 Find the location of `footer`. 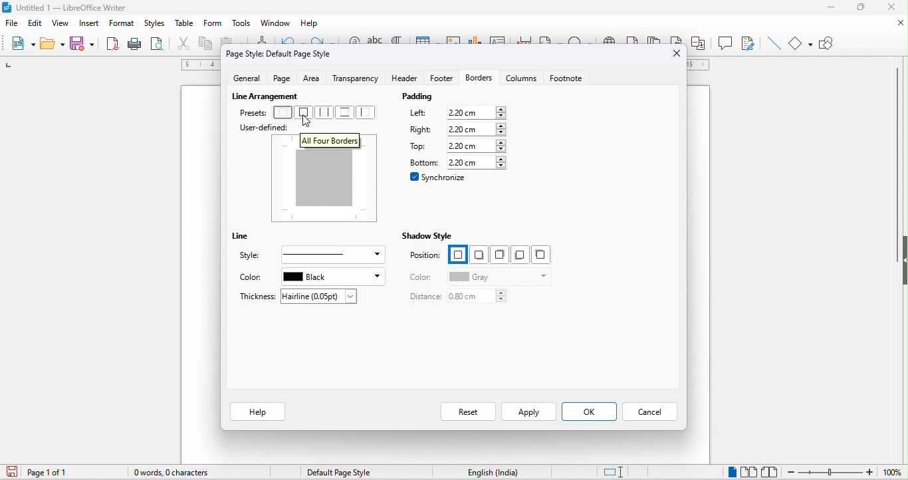

footer is located at coordinates (439, 82).